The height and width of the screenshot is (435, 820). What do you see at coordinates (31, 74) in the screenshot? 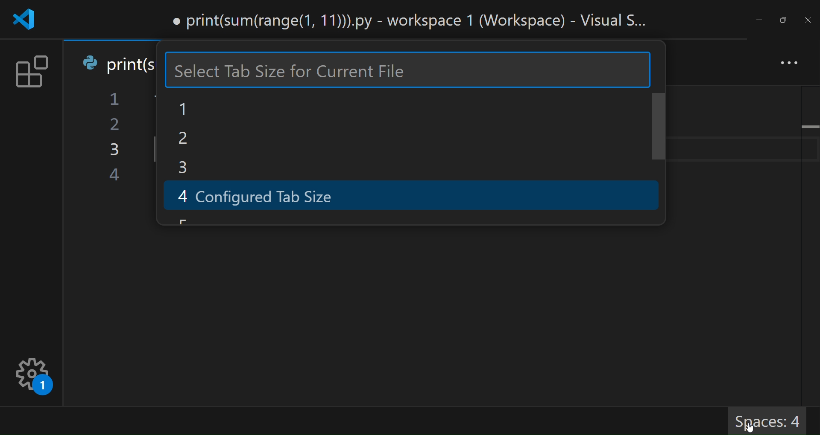
I see `extension` at bounding box center [31, 74].